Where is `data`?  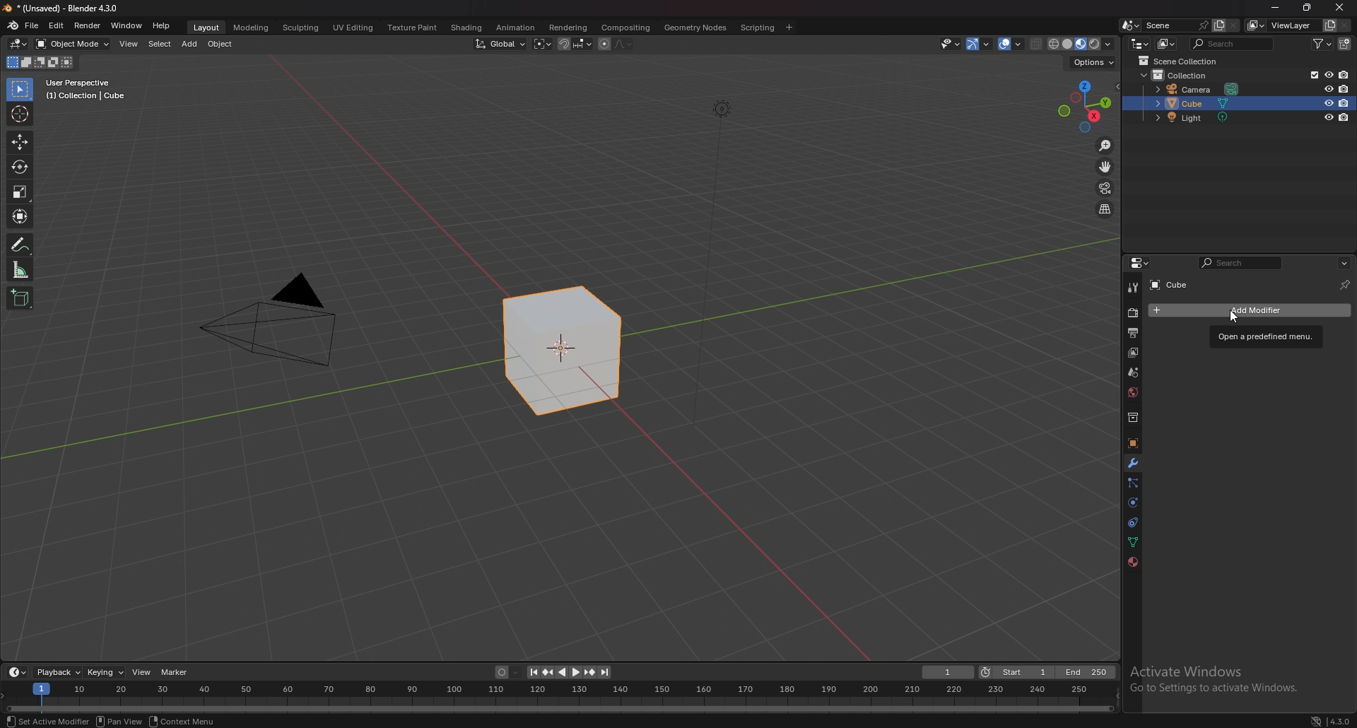 data is located at coordinates (1132, 542).